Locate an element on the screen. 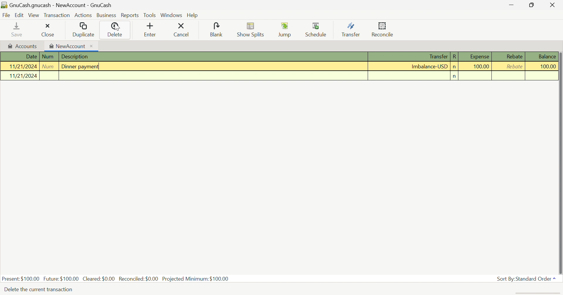 Image resolution: width=563 pixels, height=295 pixels. Rebate is located at coordinates (514, 57).